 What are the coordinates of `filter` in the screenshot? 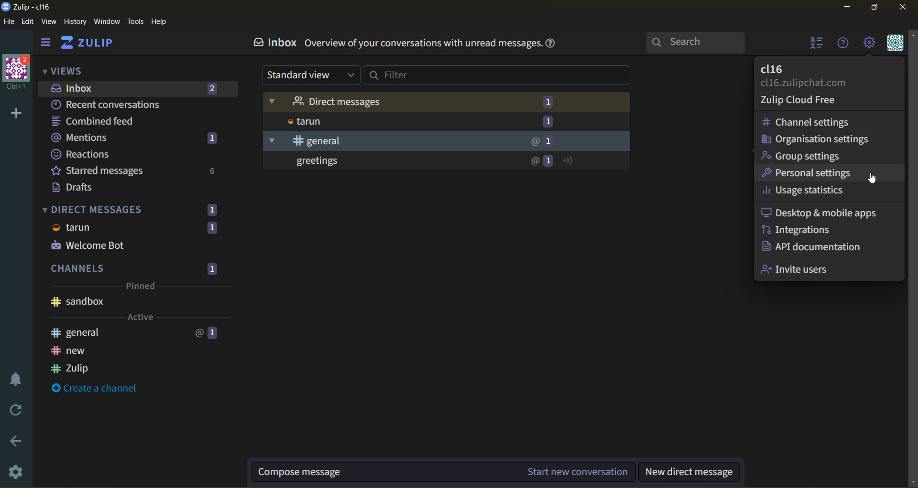 It's located at (496, 75).